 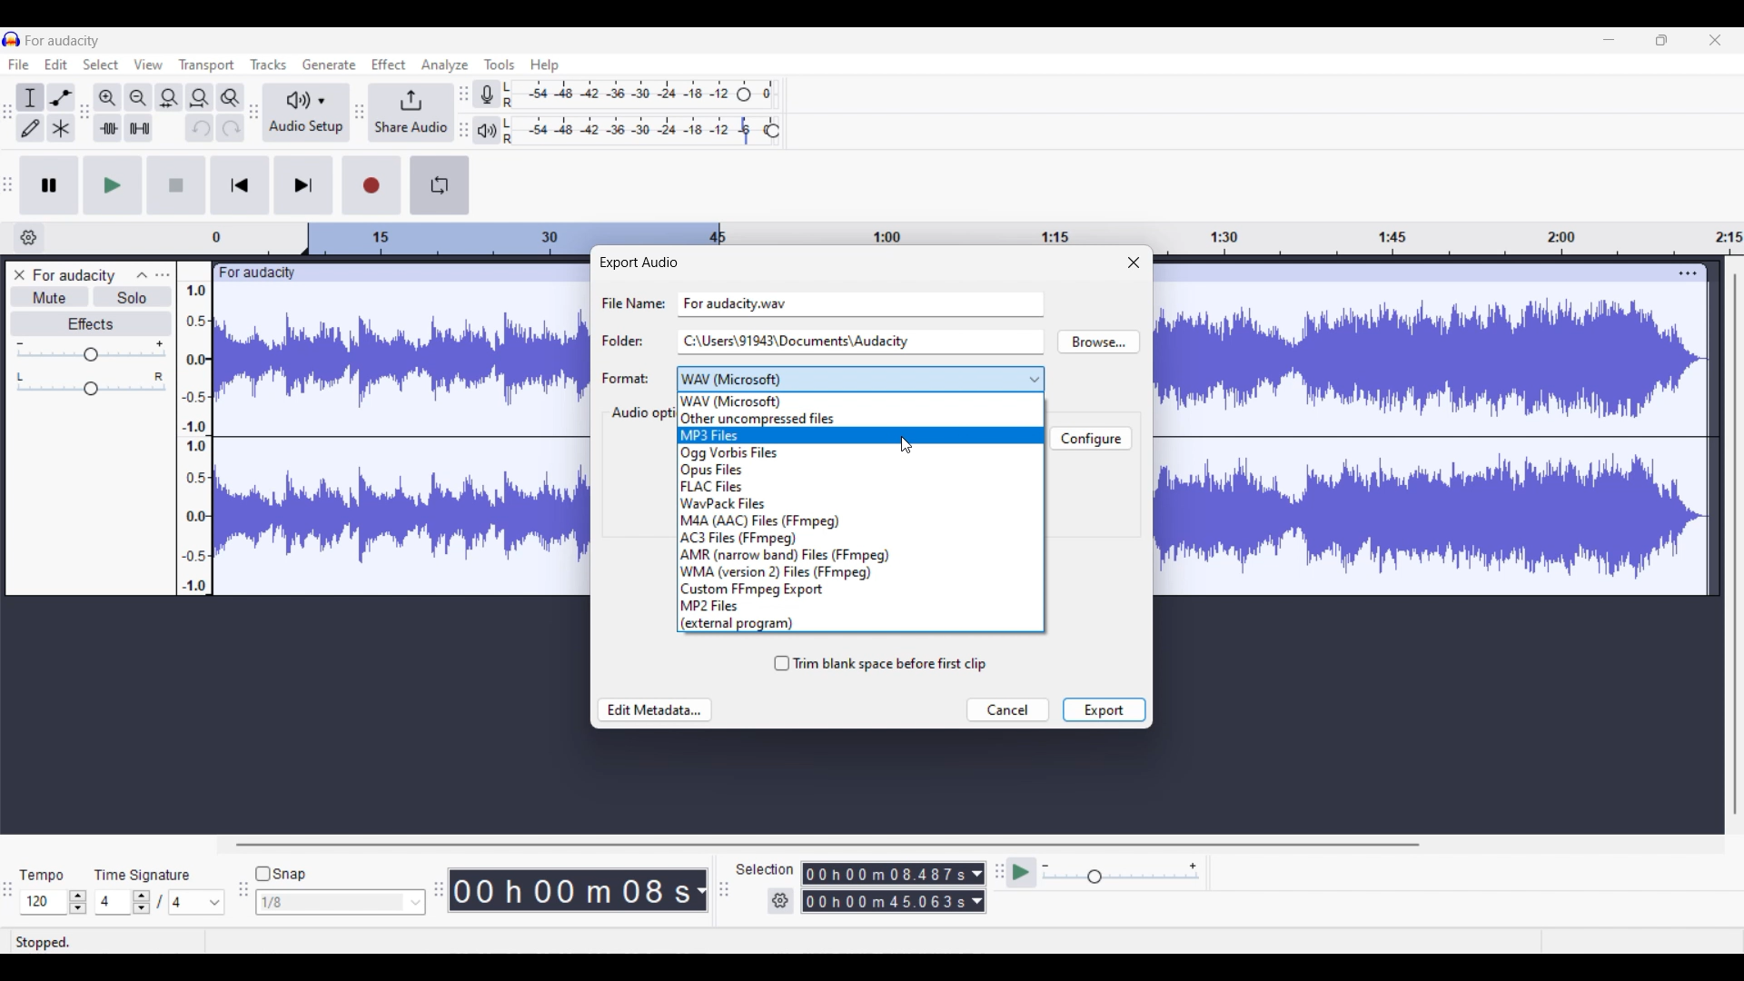 What do you see at coordinates (114, 185) in the screenshot?
I see `Play/Play once` at bounding box center [114, 185].